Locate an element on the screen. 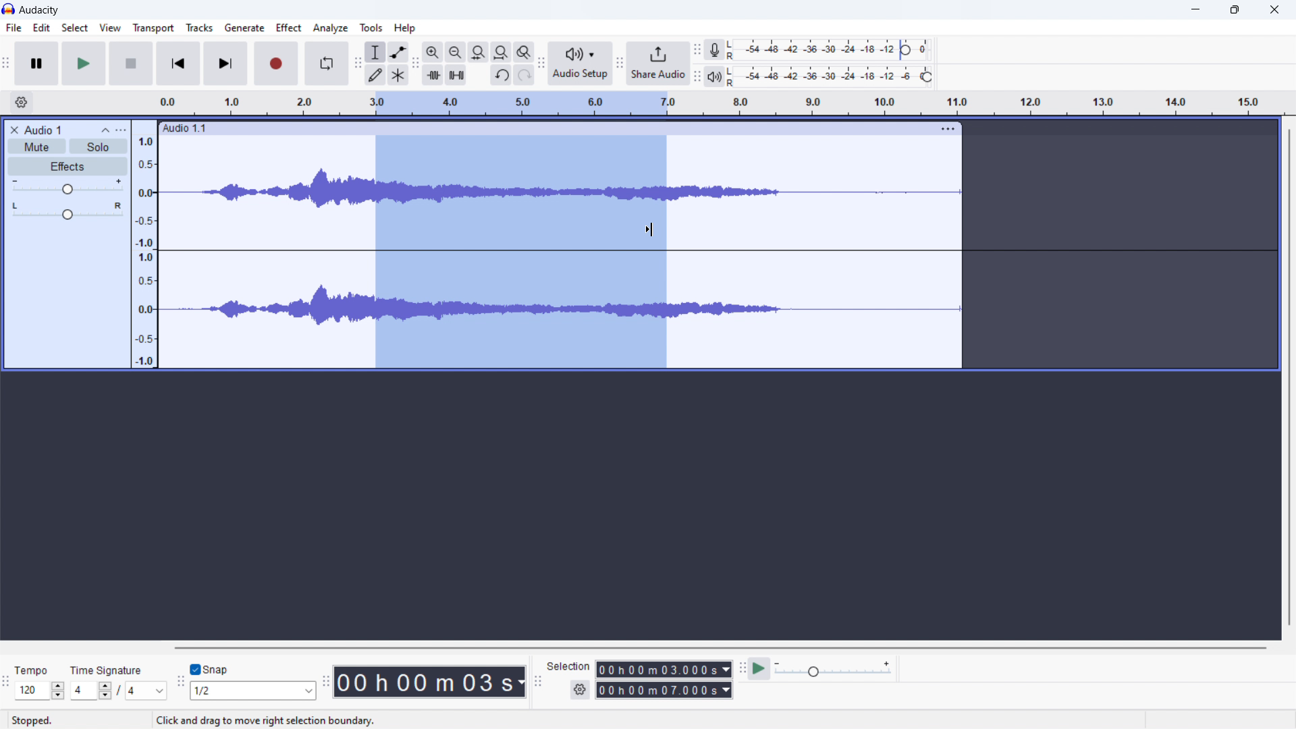 This screenshot has width=1296, height=729. tools toolbar is located at coordinates (358, 63).